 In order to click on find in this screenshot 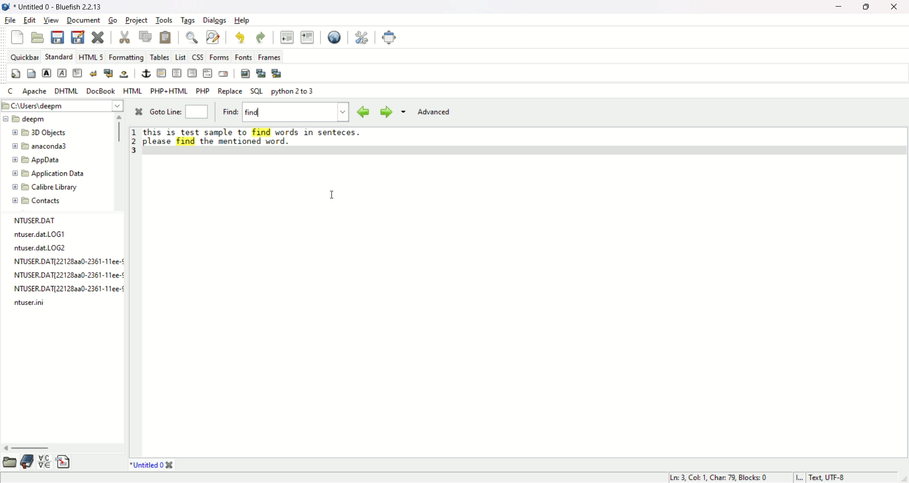, I will do `click(230, 112)`.